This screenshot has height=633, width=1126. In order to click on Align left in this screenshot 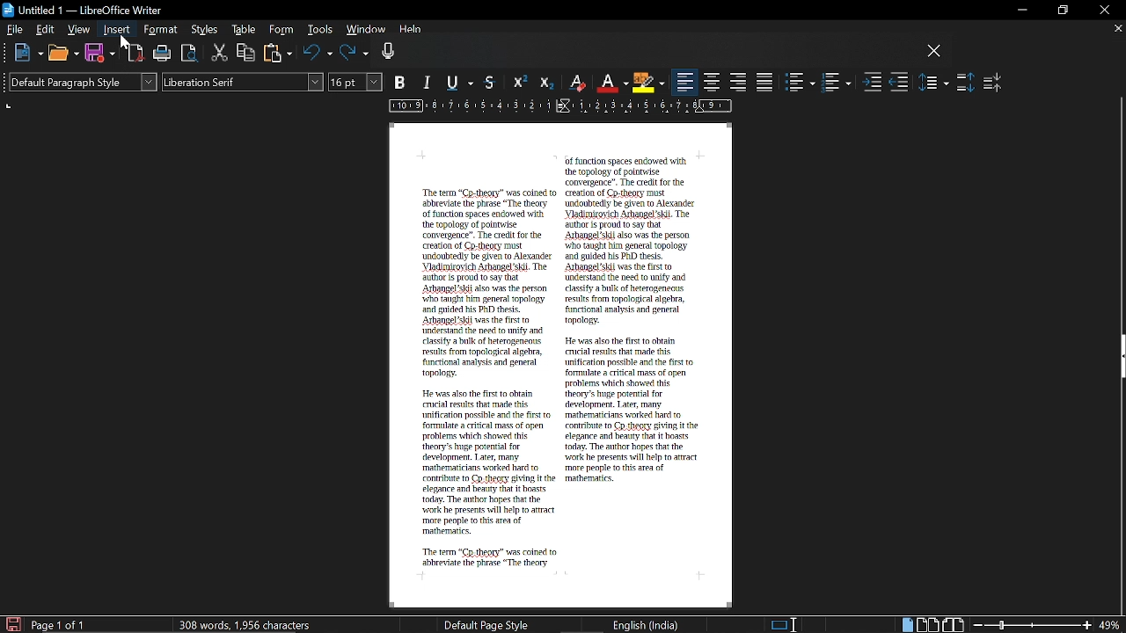, I will do `click(685, 83)`.